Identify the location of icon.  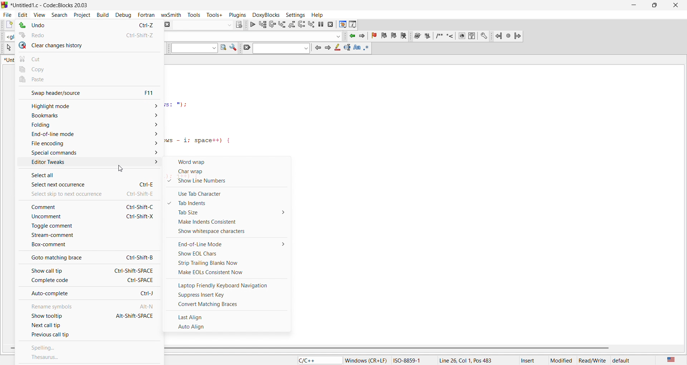
(327, 49).